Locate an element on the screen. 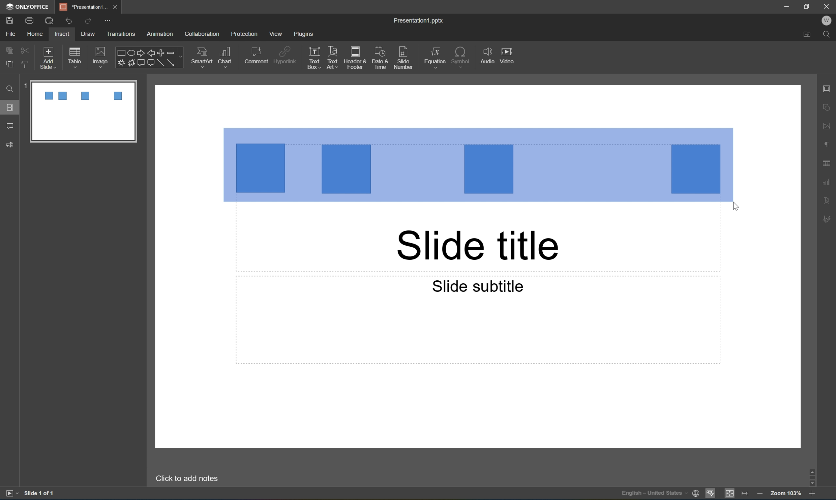 This screenshot has height=500, width=836. slides is located at coordinates (11, 107).